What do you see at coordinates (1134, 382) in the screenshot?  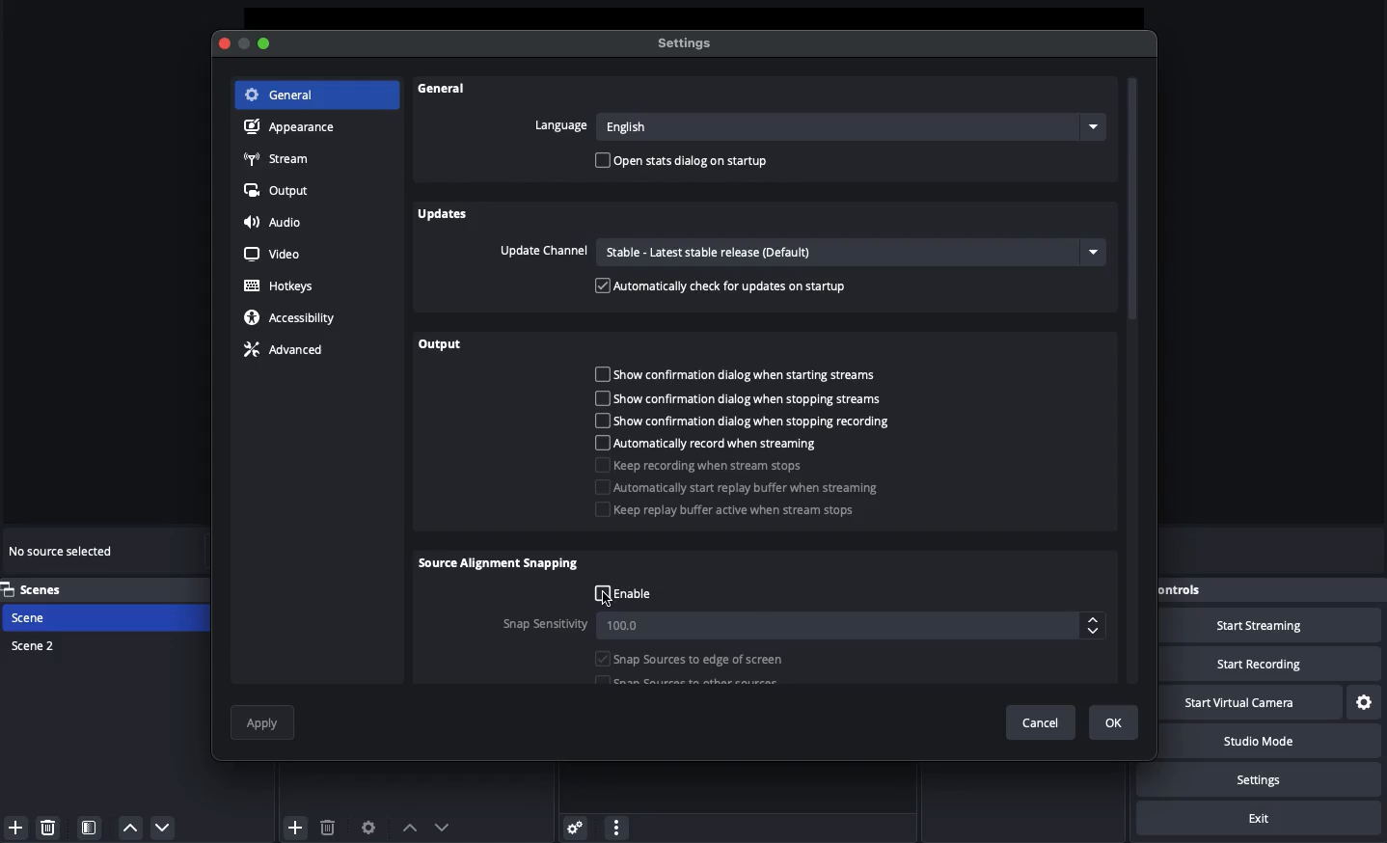 I see `Scroll` at bounding box center [1134, 382].